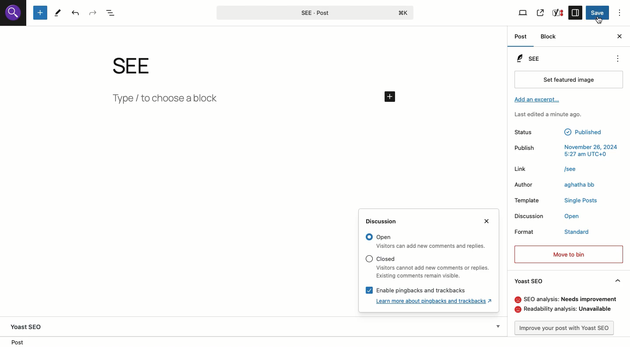 This screenshot has width=630, height=347. I want to click on Format standard, so click(553, 233).